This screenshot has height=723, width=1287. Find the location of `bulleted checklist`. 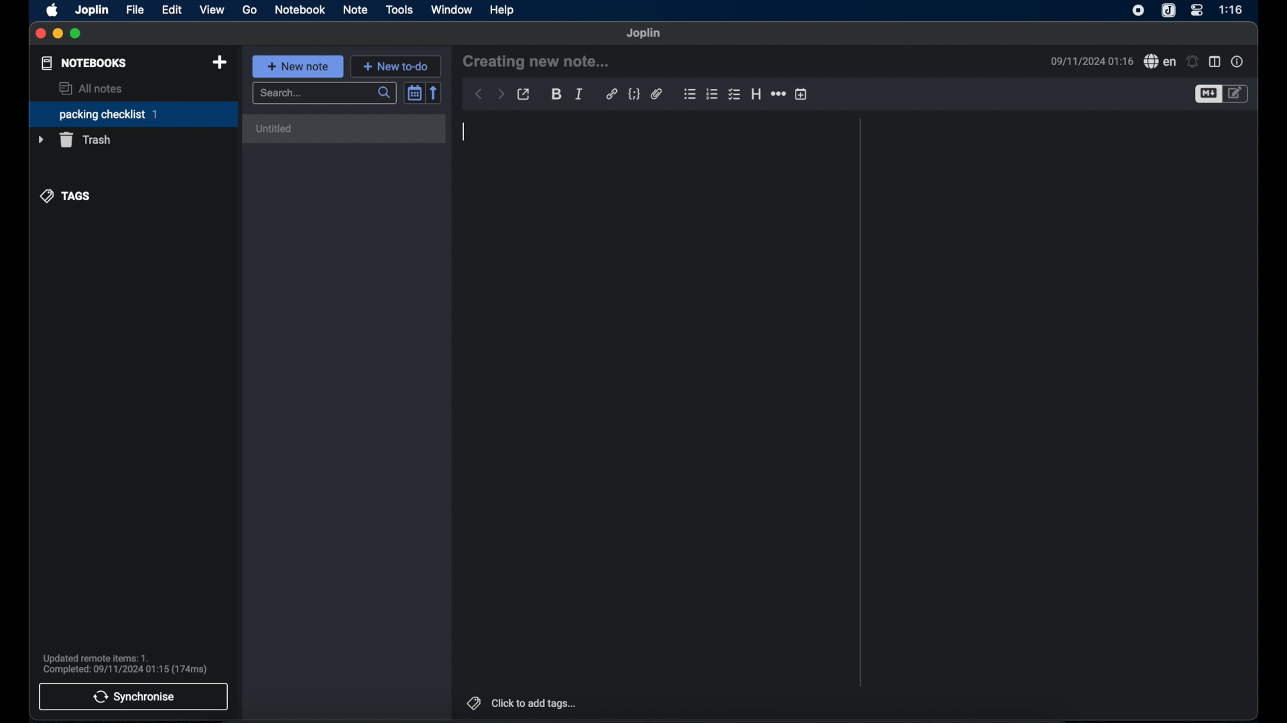

bulleted checklist is located at coordinates (734, 95).